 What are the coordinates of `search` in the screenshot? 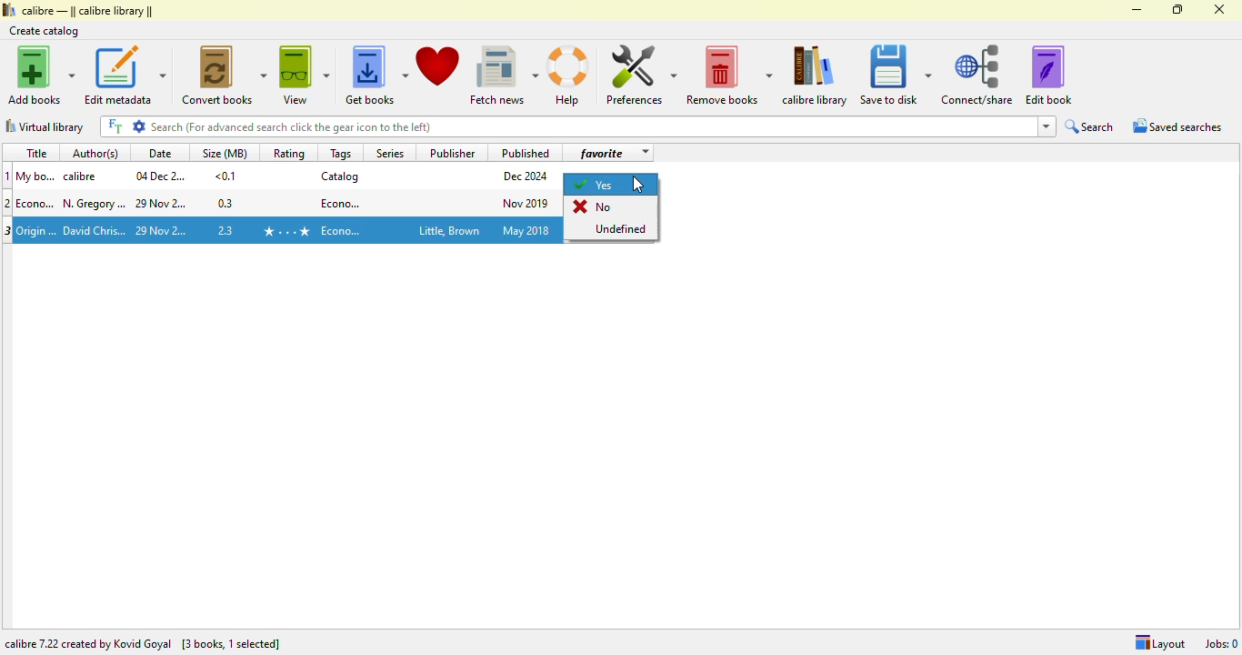 It's located at (591, 126).